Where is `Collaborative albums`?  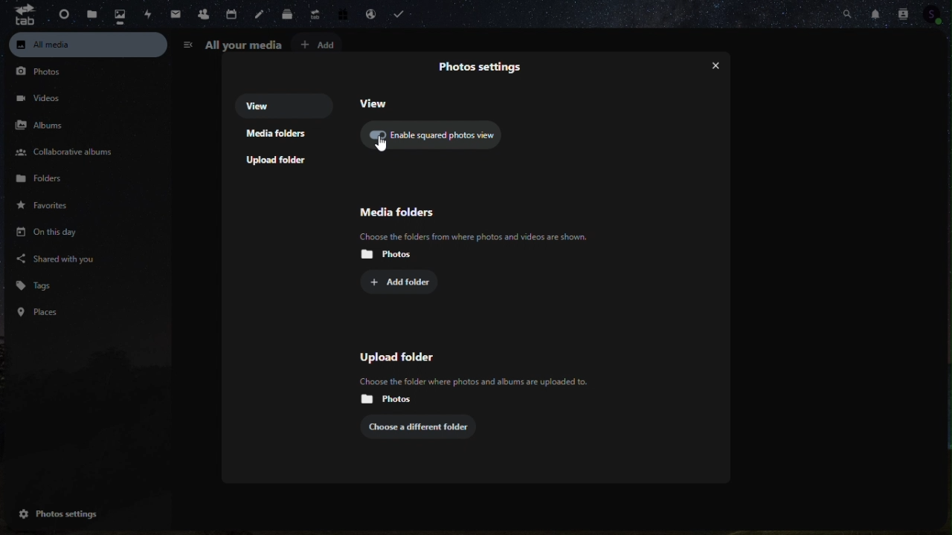 Collaborative albums is located at coordinates (64, 153).